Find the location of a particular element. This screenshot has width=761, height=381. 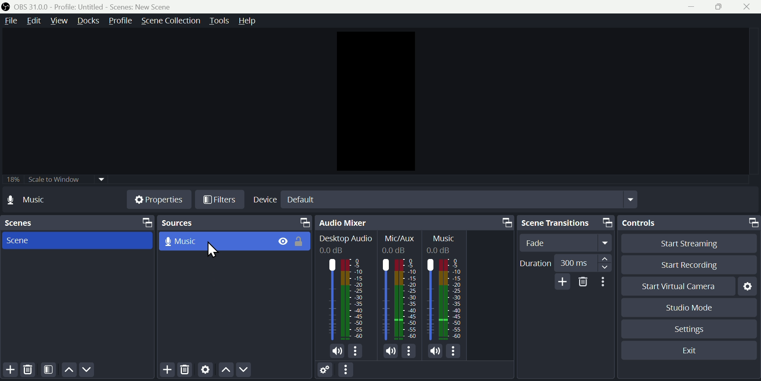

add is located at coordinates (564, 280).